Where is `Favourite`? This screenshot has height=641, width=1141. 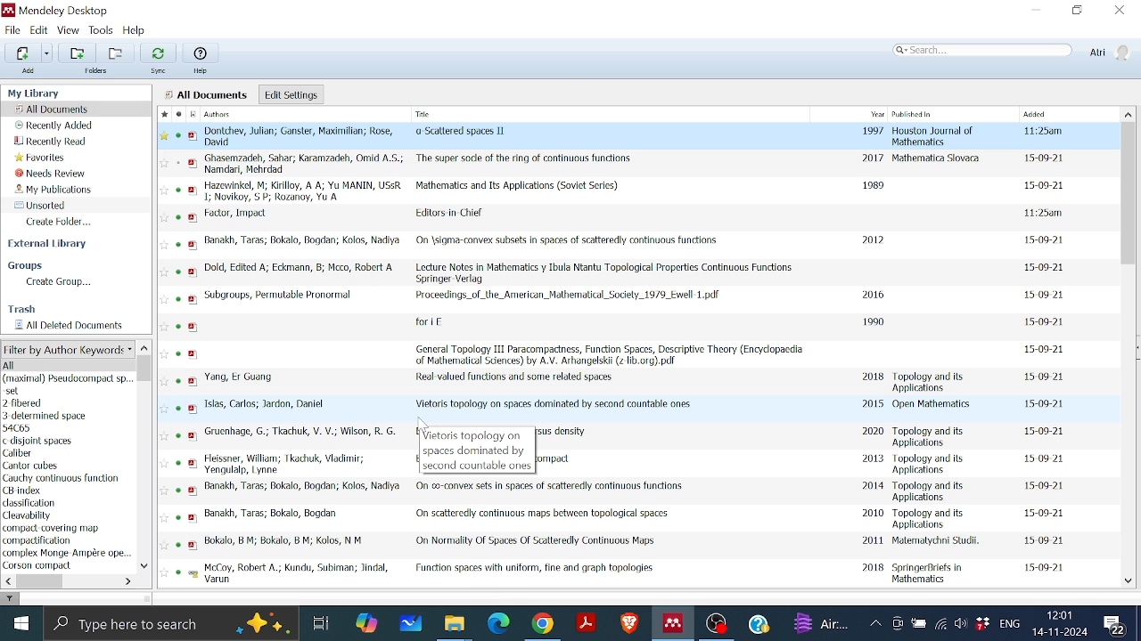
Favourite is located at coordinates (164, 519).